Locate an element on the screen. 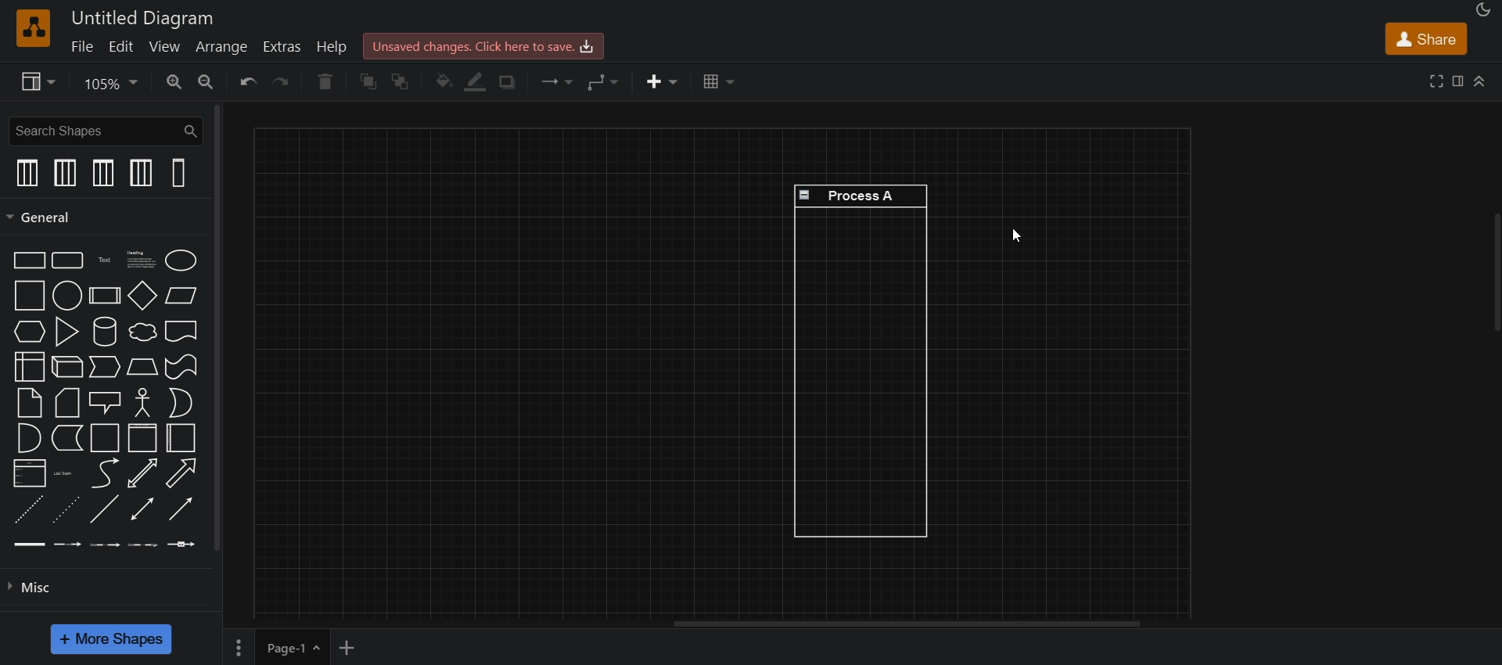  diamond is located at coordinates (142, 296).